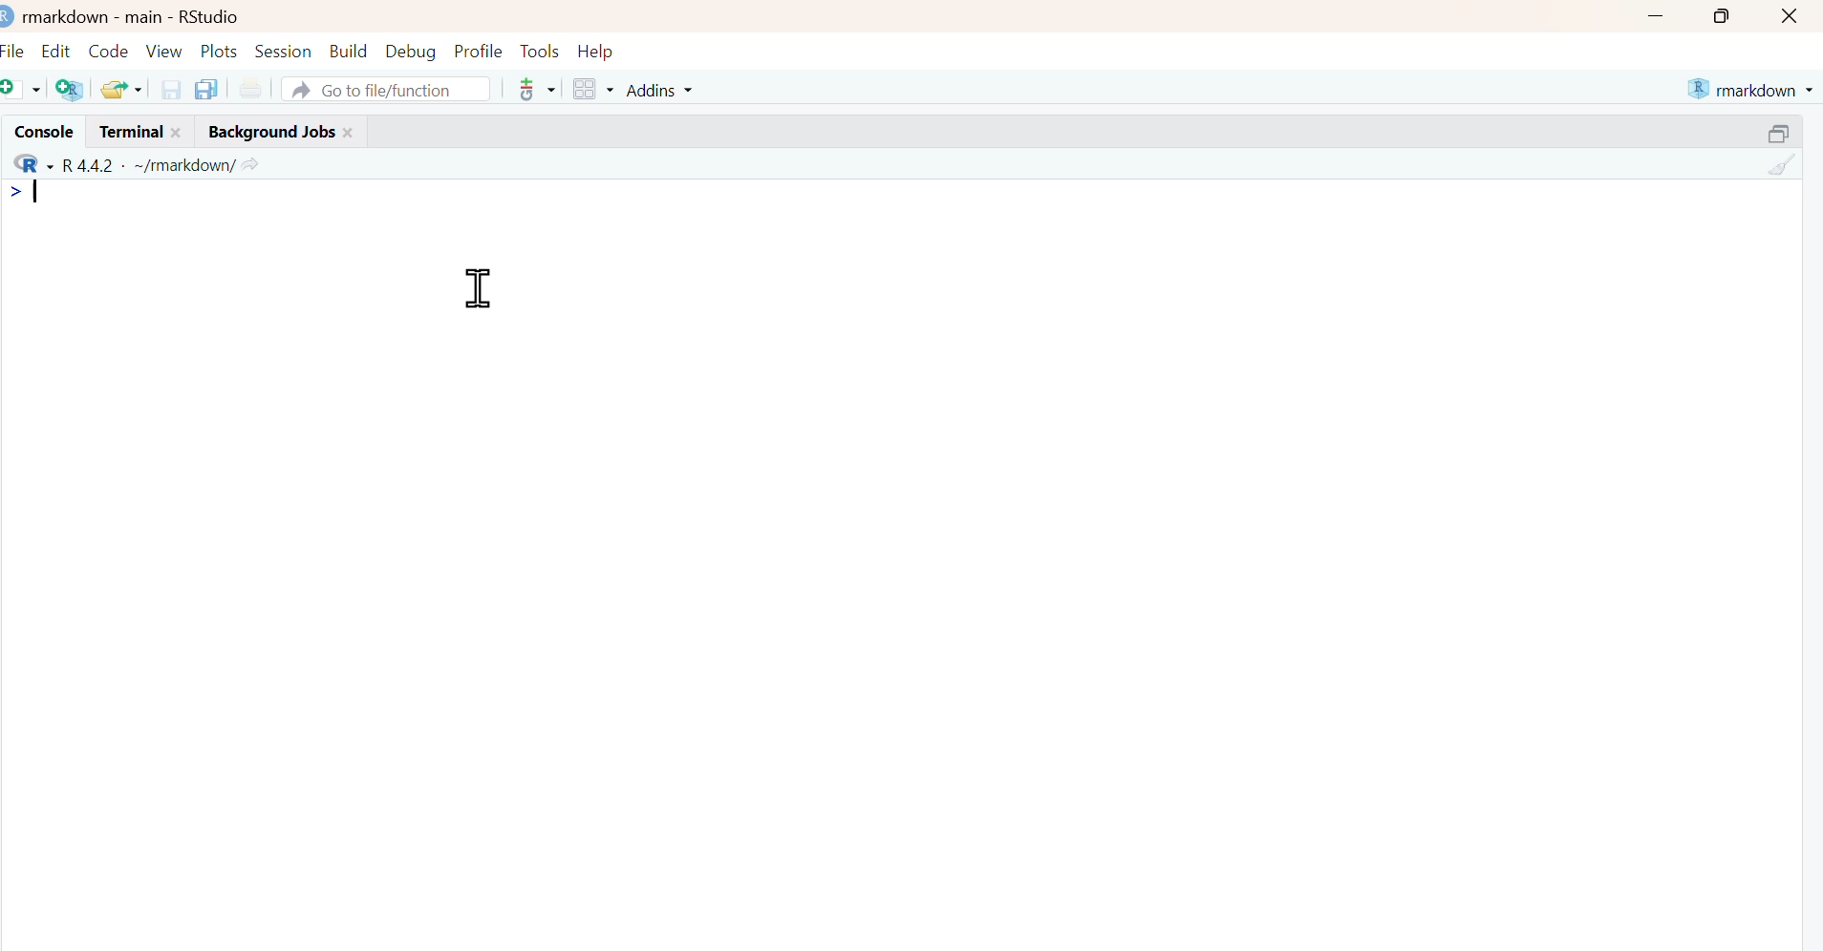 The image size is (1823, 951). What do you see at coordinates (182, 131) in the screenshot?
I see `close` at bounding box center [182, 131].